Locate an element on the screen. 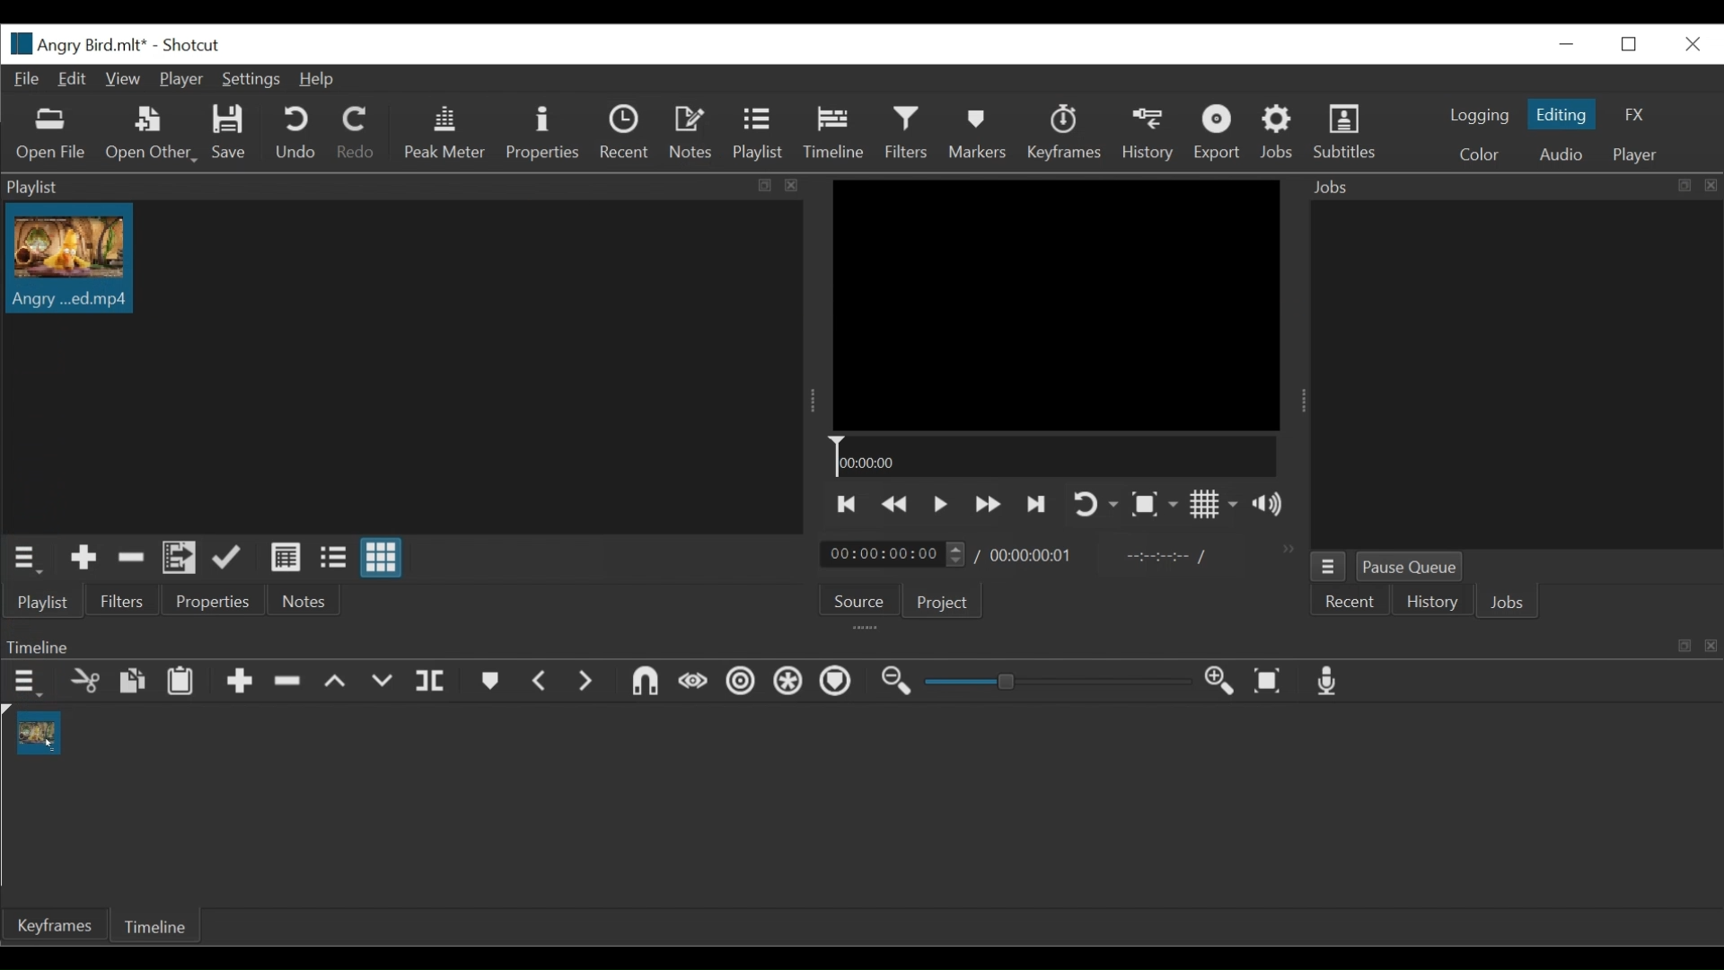 The height and width of the screenshot is (970, 1724). Total duration is located at coordinates (1030, 558).